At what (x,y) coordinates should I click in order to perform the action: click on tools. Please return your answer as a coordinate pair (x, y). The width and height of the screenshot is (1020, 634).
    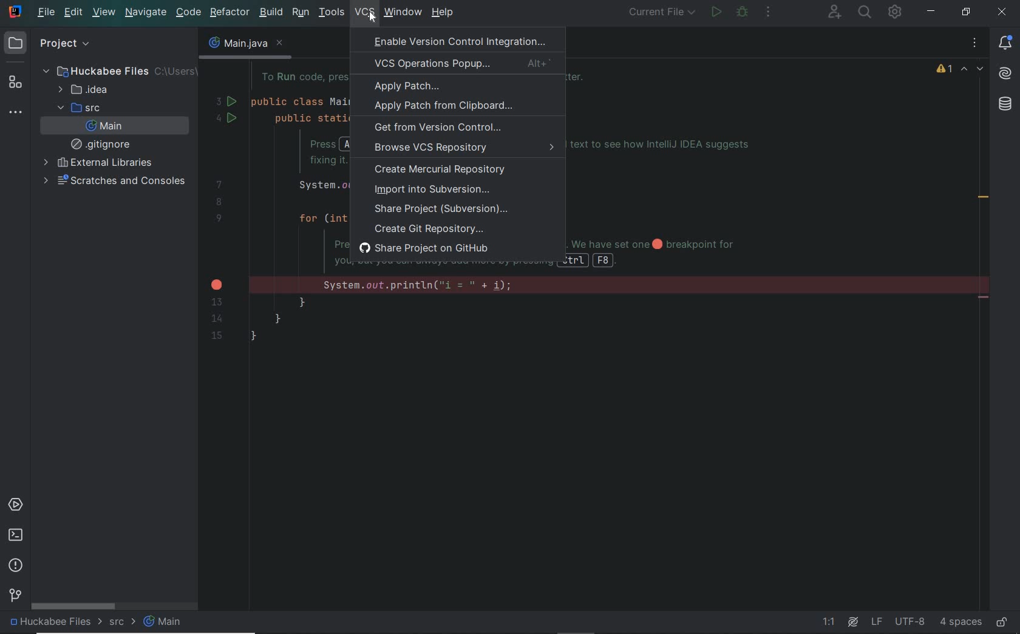
    Looking at the image, I should click on (331, 13).